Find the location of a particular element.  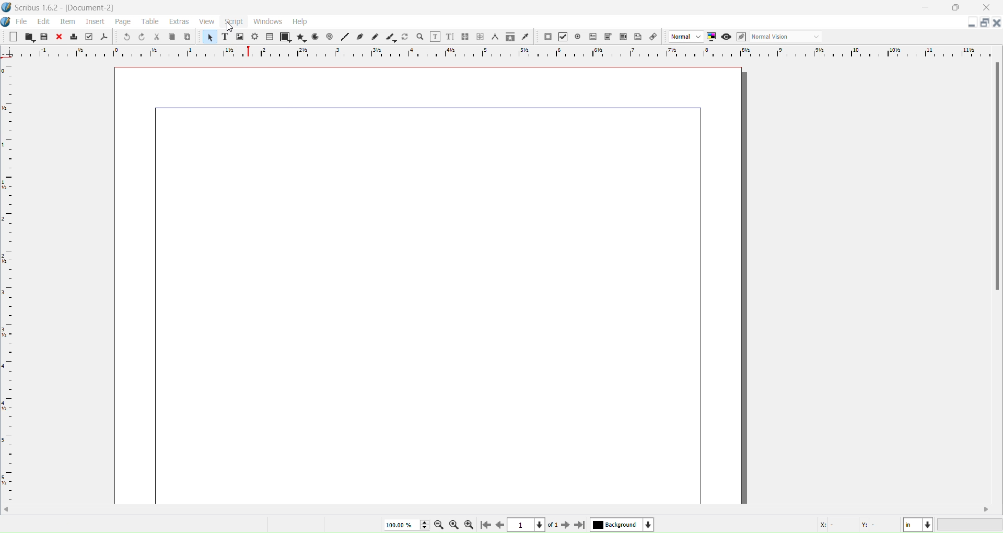

New is located at coordinates (12, 38).